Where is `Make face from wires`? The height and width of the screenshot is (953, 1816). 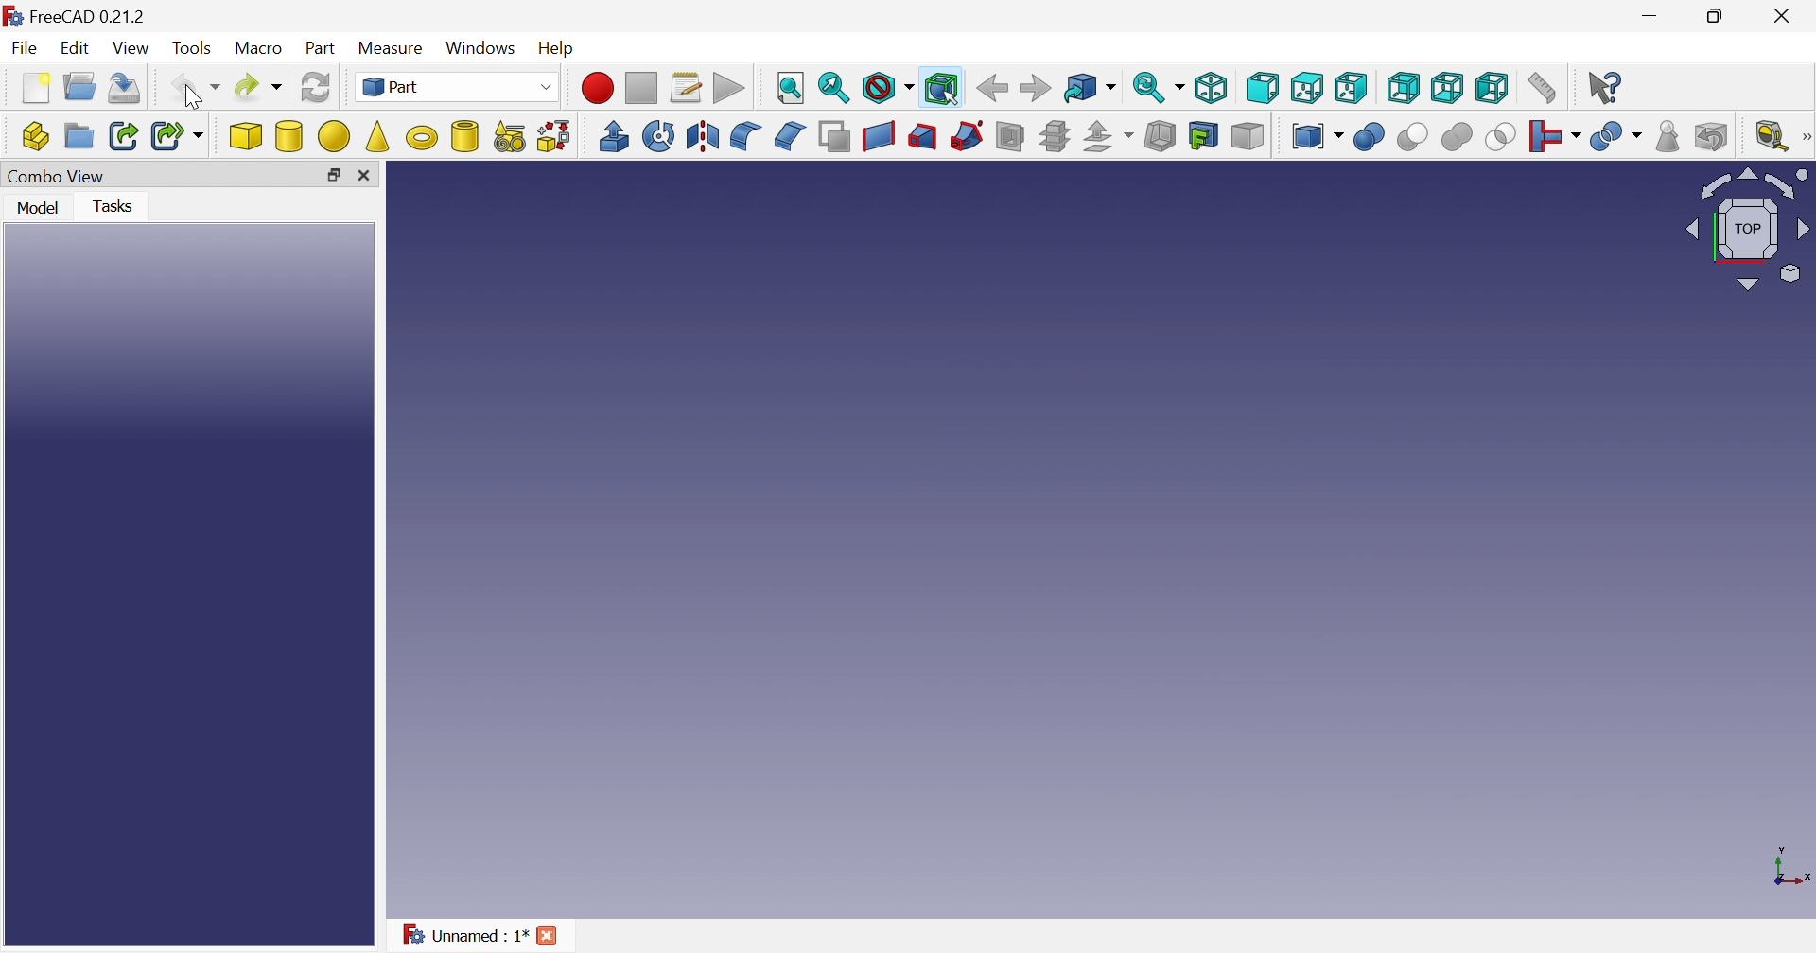
Make face from wires is located at coordinates (834, 137).